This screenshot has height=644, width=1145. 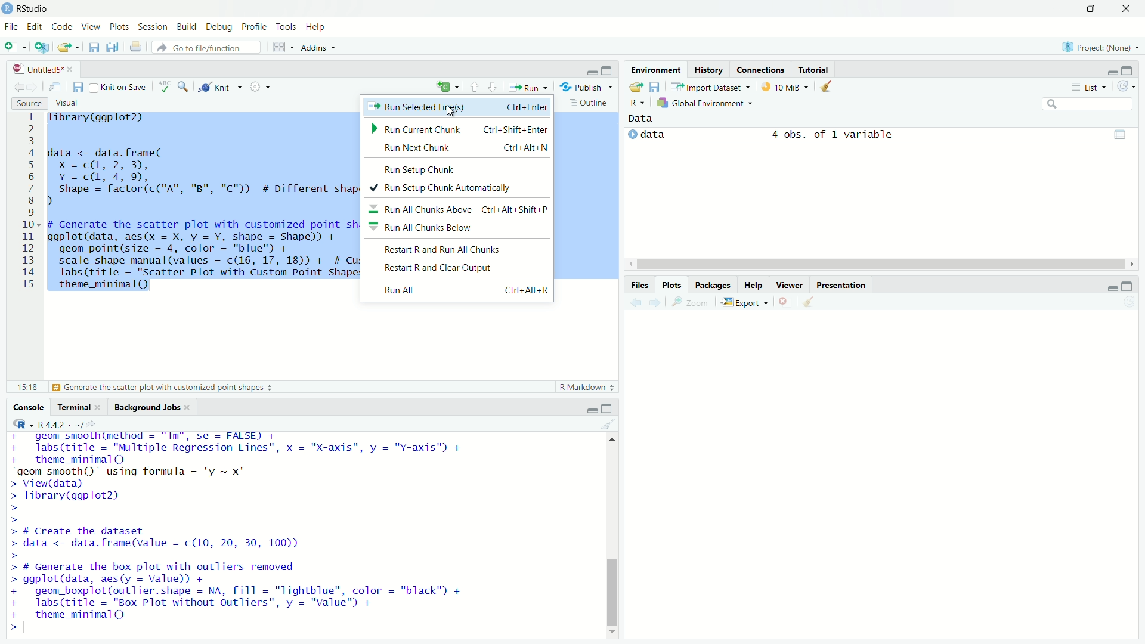 I want to click on Files, so click(x=639, y=284).